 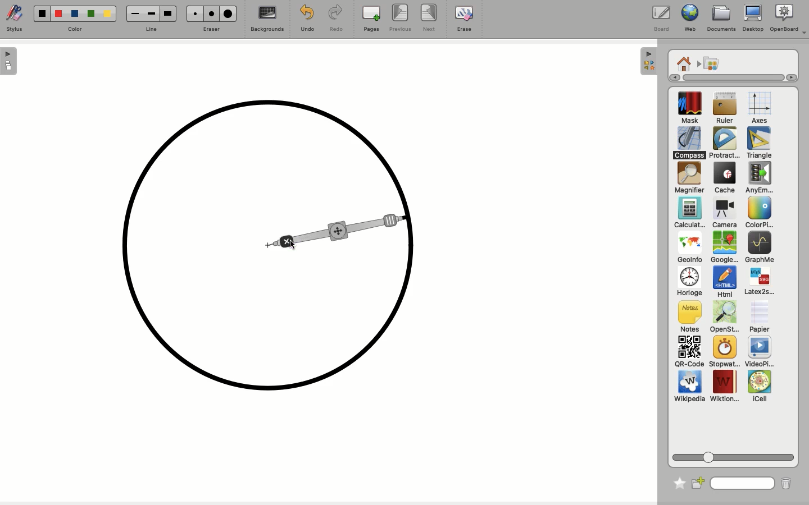 What do you see at coordinates (266, 244) in the screenshot?
I see `perfect circle` at bounding box center [266, 244].